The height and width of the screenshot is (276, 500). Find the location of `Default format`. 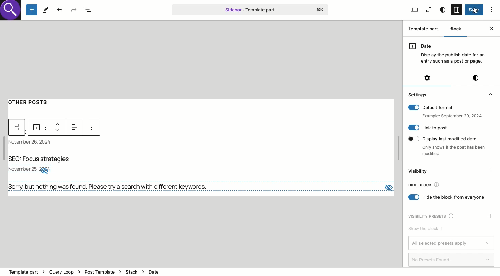

Default format is located at coordinates (445, 107).